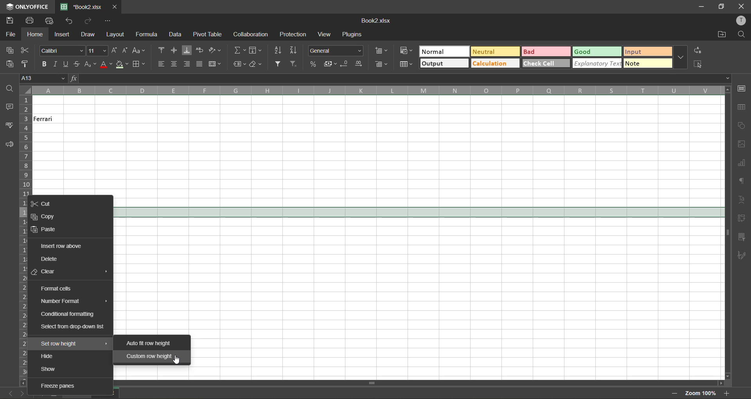  Describe the element at coordinates (742, 107) in the screenshot. I see `table` at that location.